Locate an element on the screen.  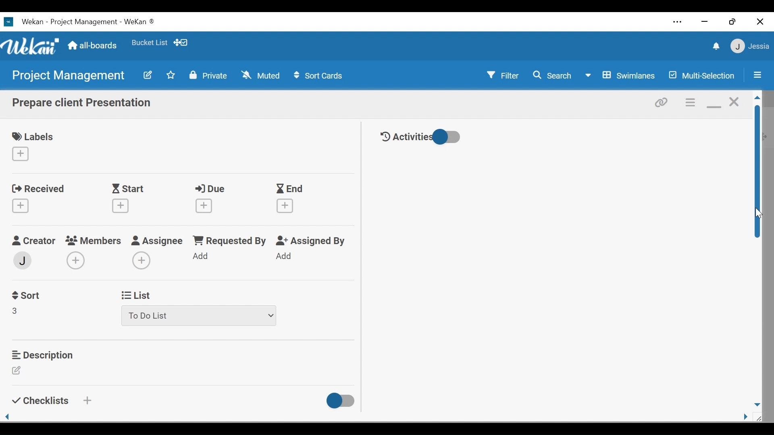
Copy link to card is located at coordinates (659, 102).